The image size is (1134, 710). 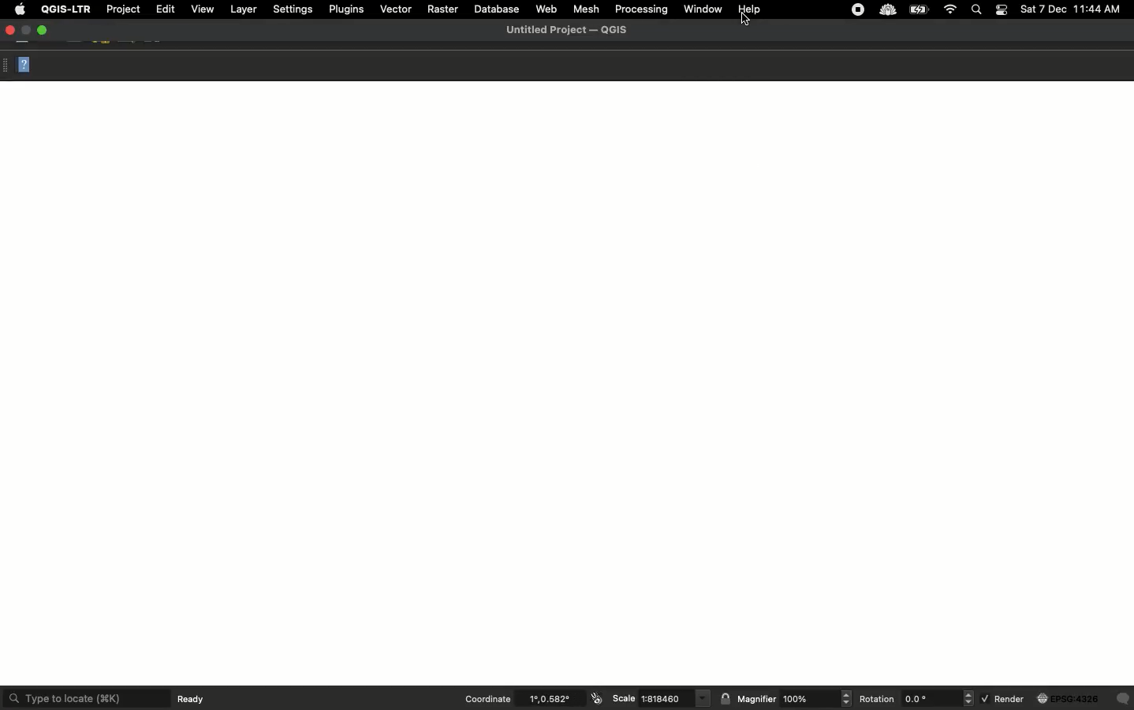 What do you see at coordinates (915, 701) in the screenshot?
I see `Rotation` at bounding box center [915, 701].